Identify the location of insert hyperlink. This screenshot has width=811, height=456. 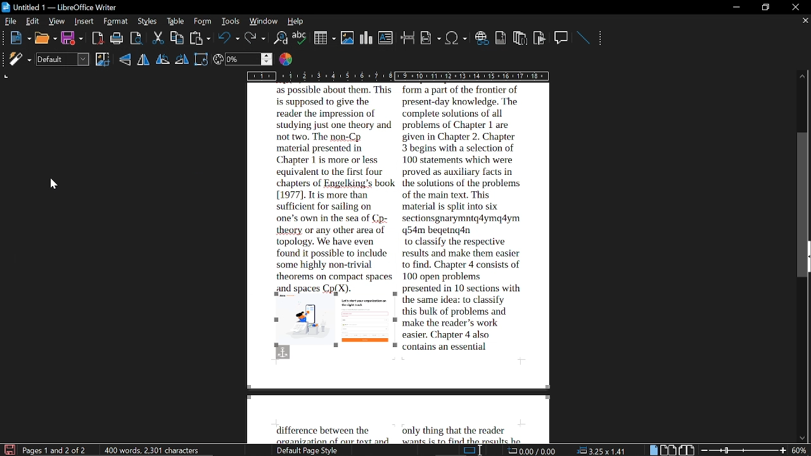
(482, 39).